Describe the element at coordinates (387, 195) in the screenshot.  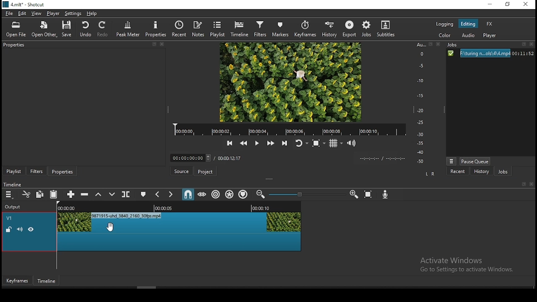
I see `record audio` at that location.